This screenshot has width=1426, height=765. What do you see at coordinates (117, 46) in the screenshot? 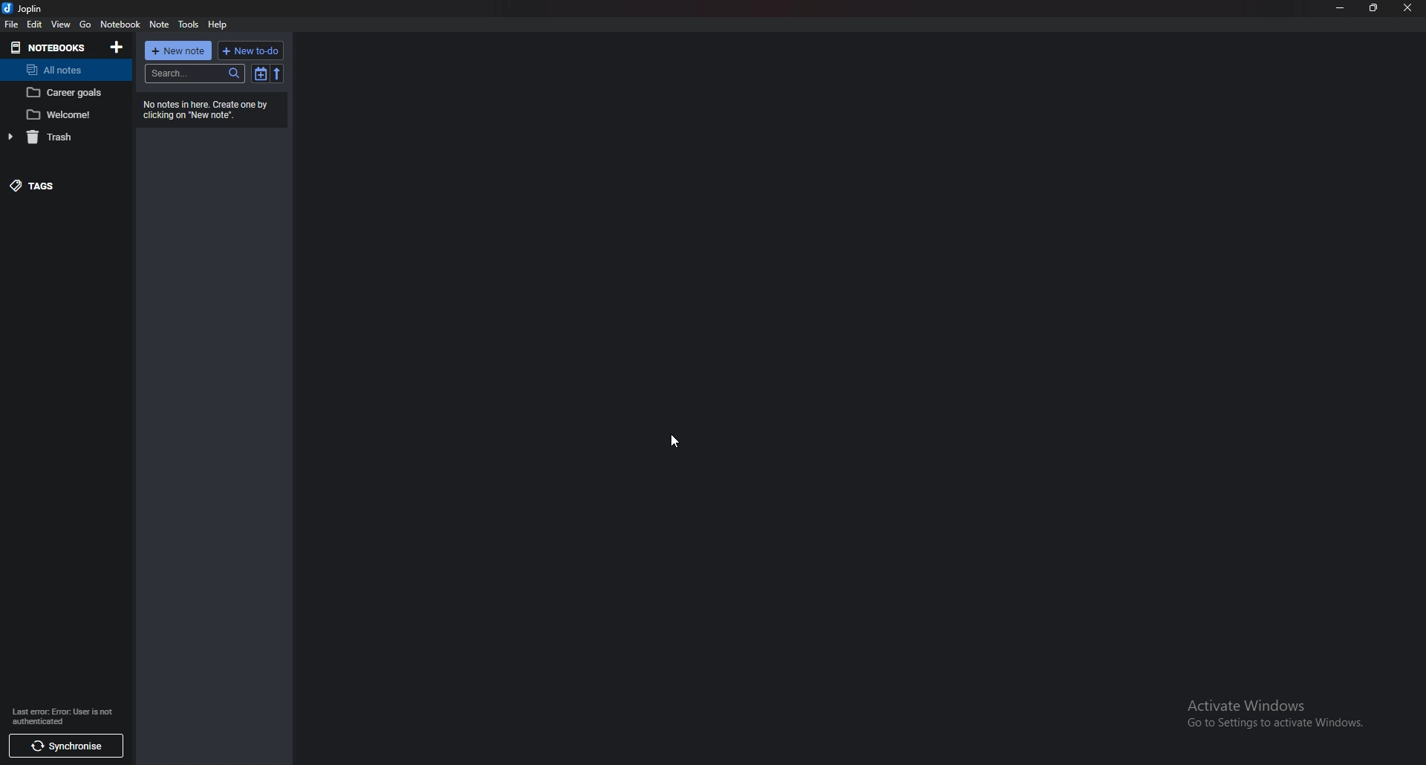
I see `Add notebooks` at bounding box center [117, 46].